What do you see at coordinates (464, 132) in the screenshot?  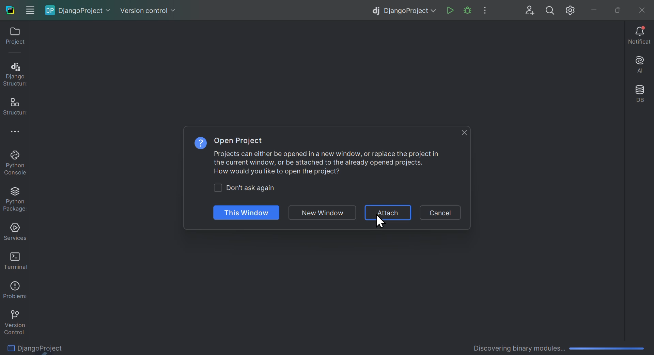 I see `Close` at bounding box center [464, 132].